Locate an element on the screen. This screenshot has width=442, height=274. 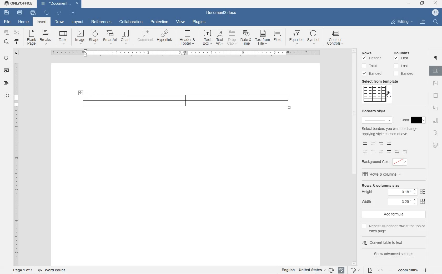
Border Color is located at coordinates (411, 120).